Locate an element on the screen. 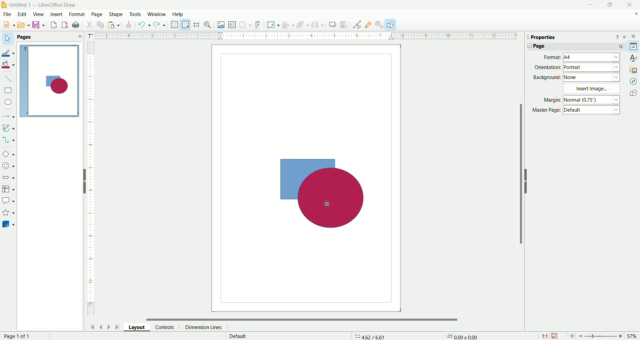  snap to grid is located at coordinates (187, 24).